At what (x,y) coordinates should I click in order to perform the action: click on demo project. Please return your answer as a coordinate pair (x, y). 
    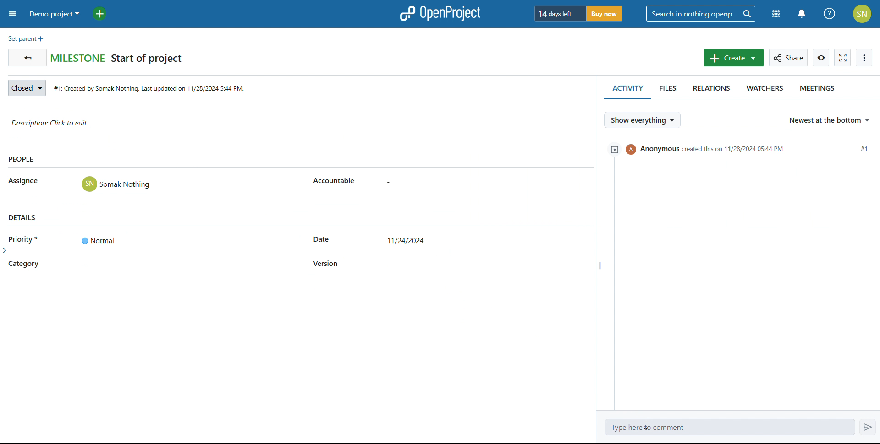
    Looking at the image, I should click on (55, 14).